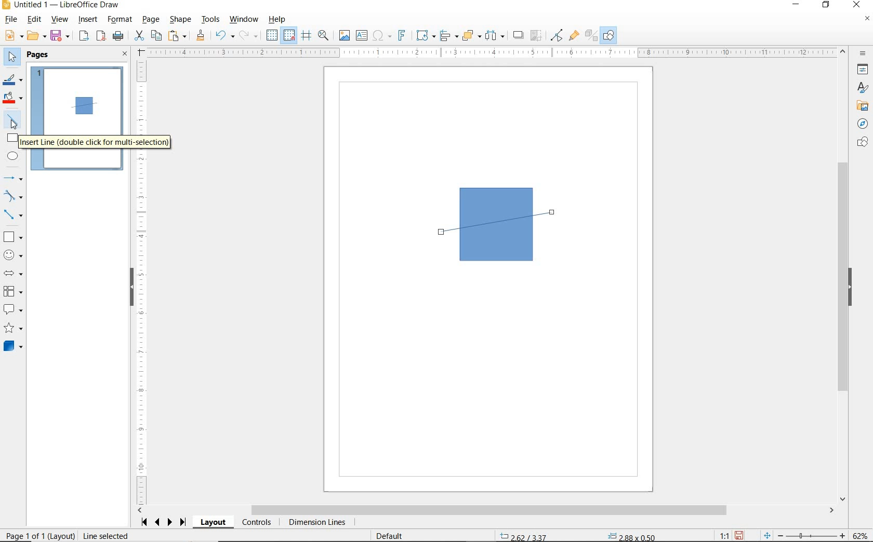 This screenshot has height=542, width=873. I want to click on CALLOUT SHAPES, so click(14, 310).